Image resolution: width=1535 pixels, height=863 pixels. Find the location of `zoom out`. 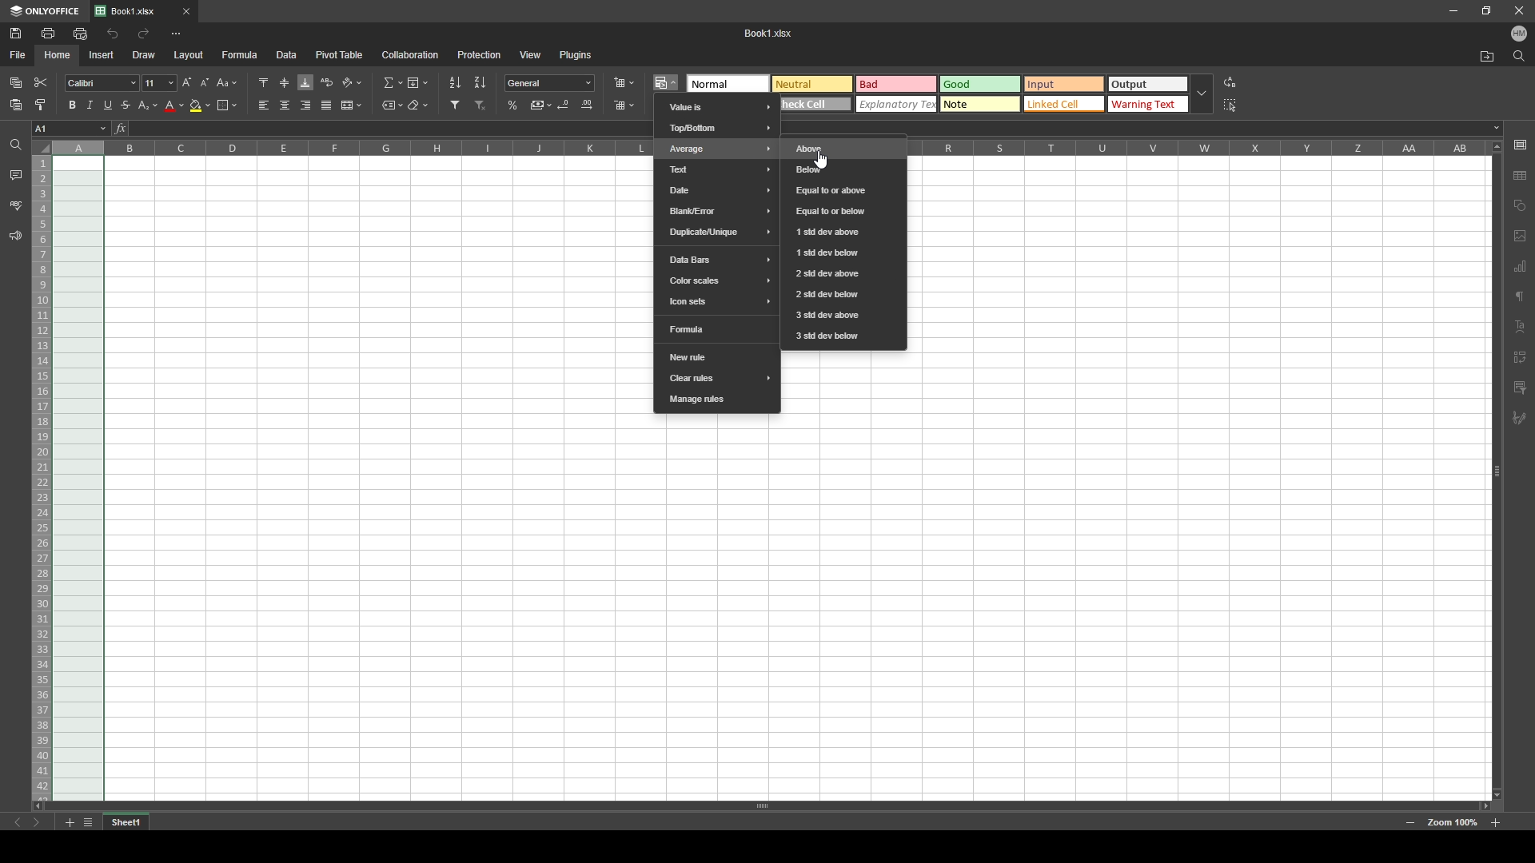

zoom out is located at coordinates (1410, 824).